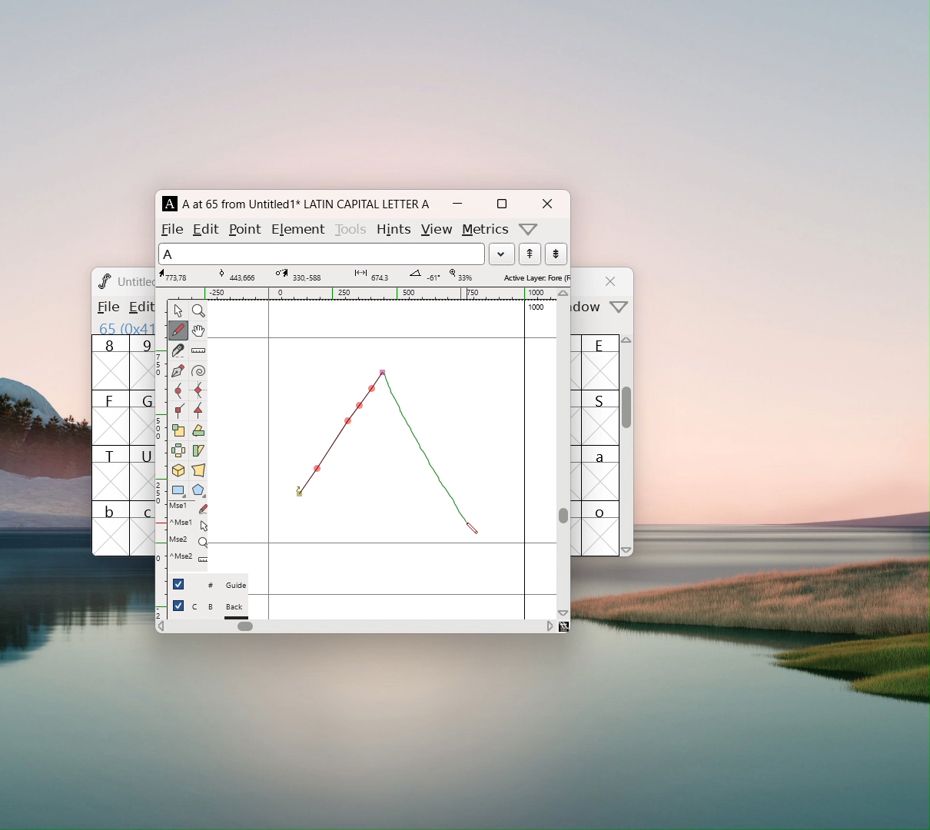 The image size is (930, 830). What do you see at coordinates (198, 310) in the screenshot?
I see `maginify` at bounding box center [198, 310].